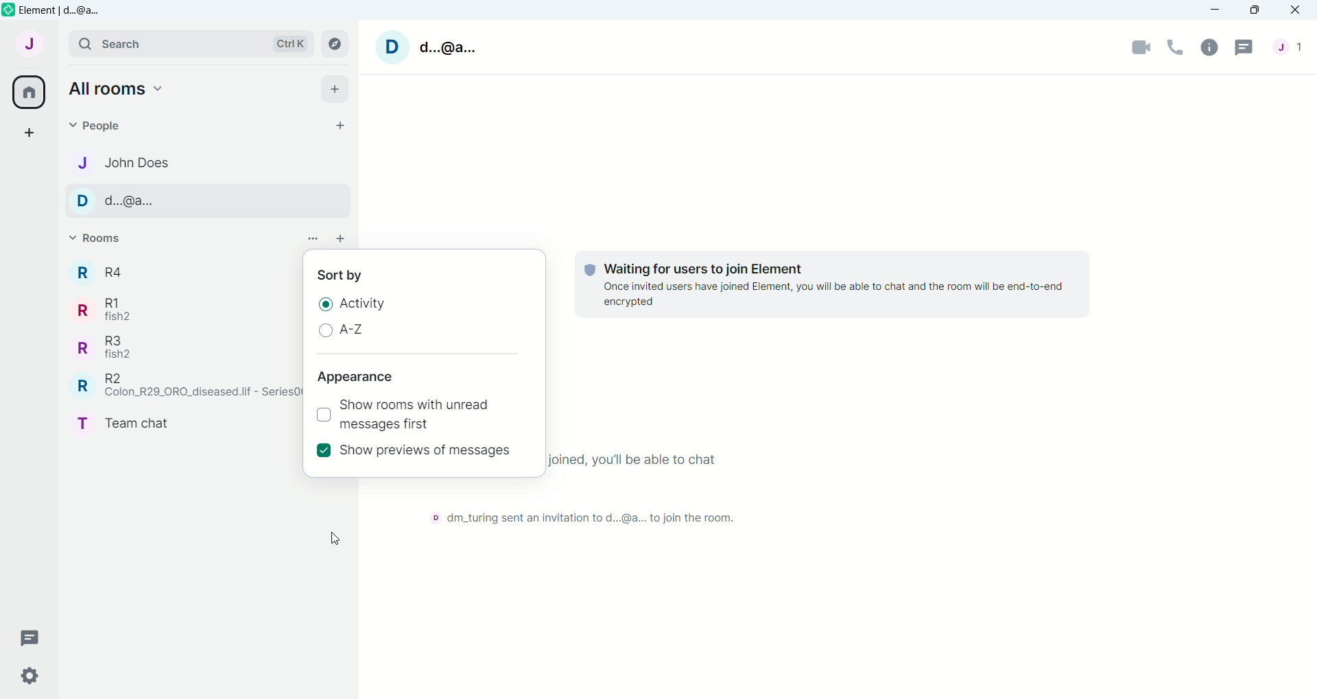 This screenshot has height=699, width=1317. What do you see at coordinates (121, 125) in the screenshot?
I see `People` at bounding box center [121, 125].